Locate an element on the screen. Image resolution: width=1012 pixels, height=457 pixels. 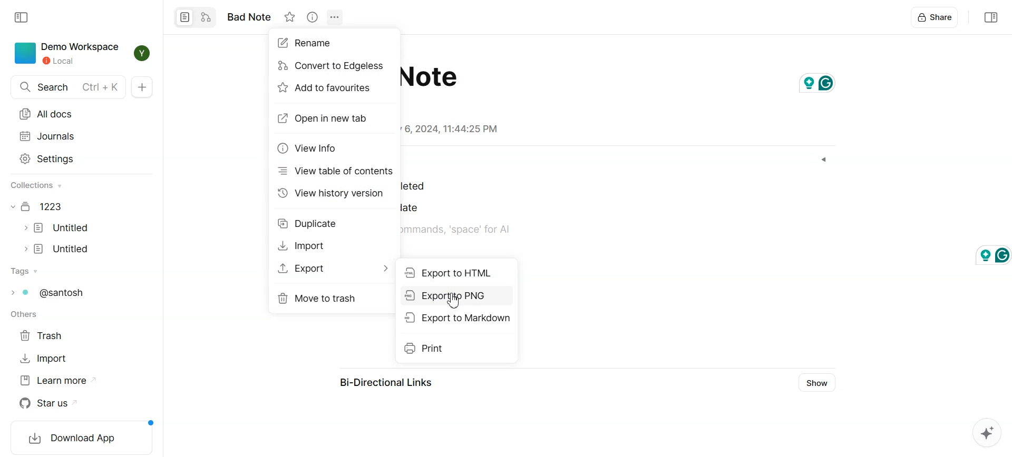
Open in new tab is located at coordinates (330, 119).